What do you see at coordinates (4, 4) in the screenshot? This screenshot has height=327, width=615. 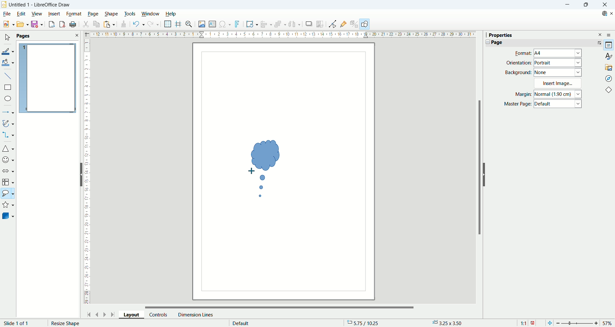 I see `logo` at bounding box center [4, 4].